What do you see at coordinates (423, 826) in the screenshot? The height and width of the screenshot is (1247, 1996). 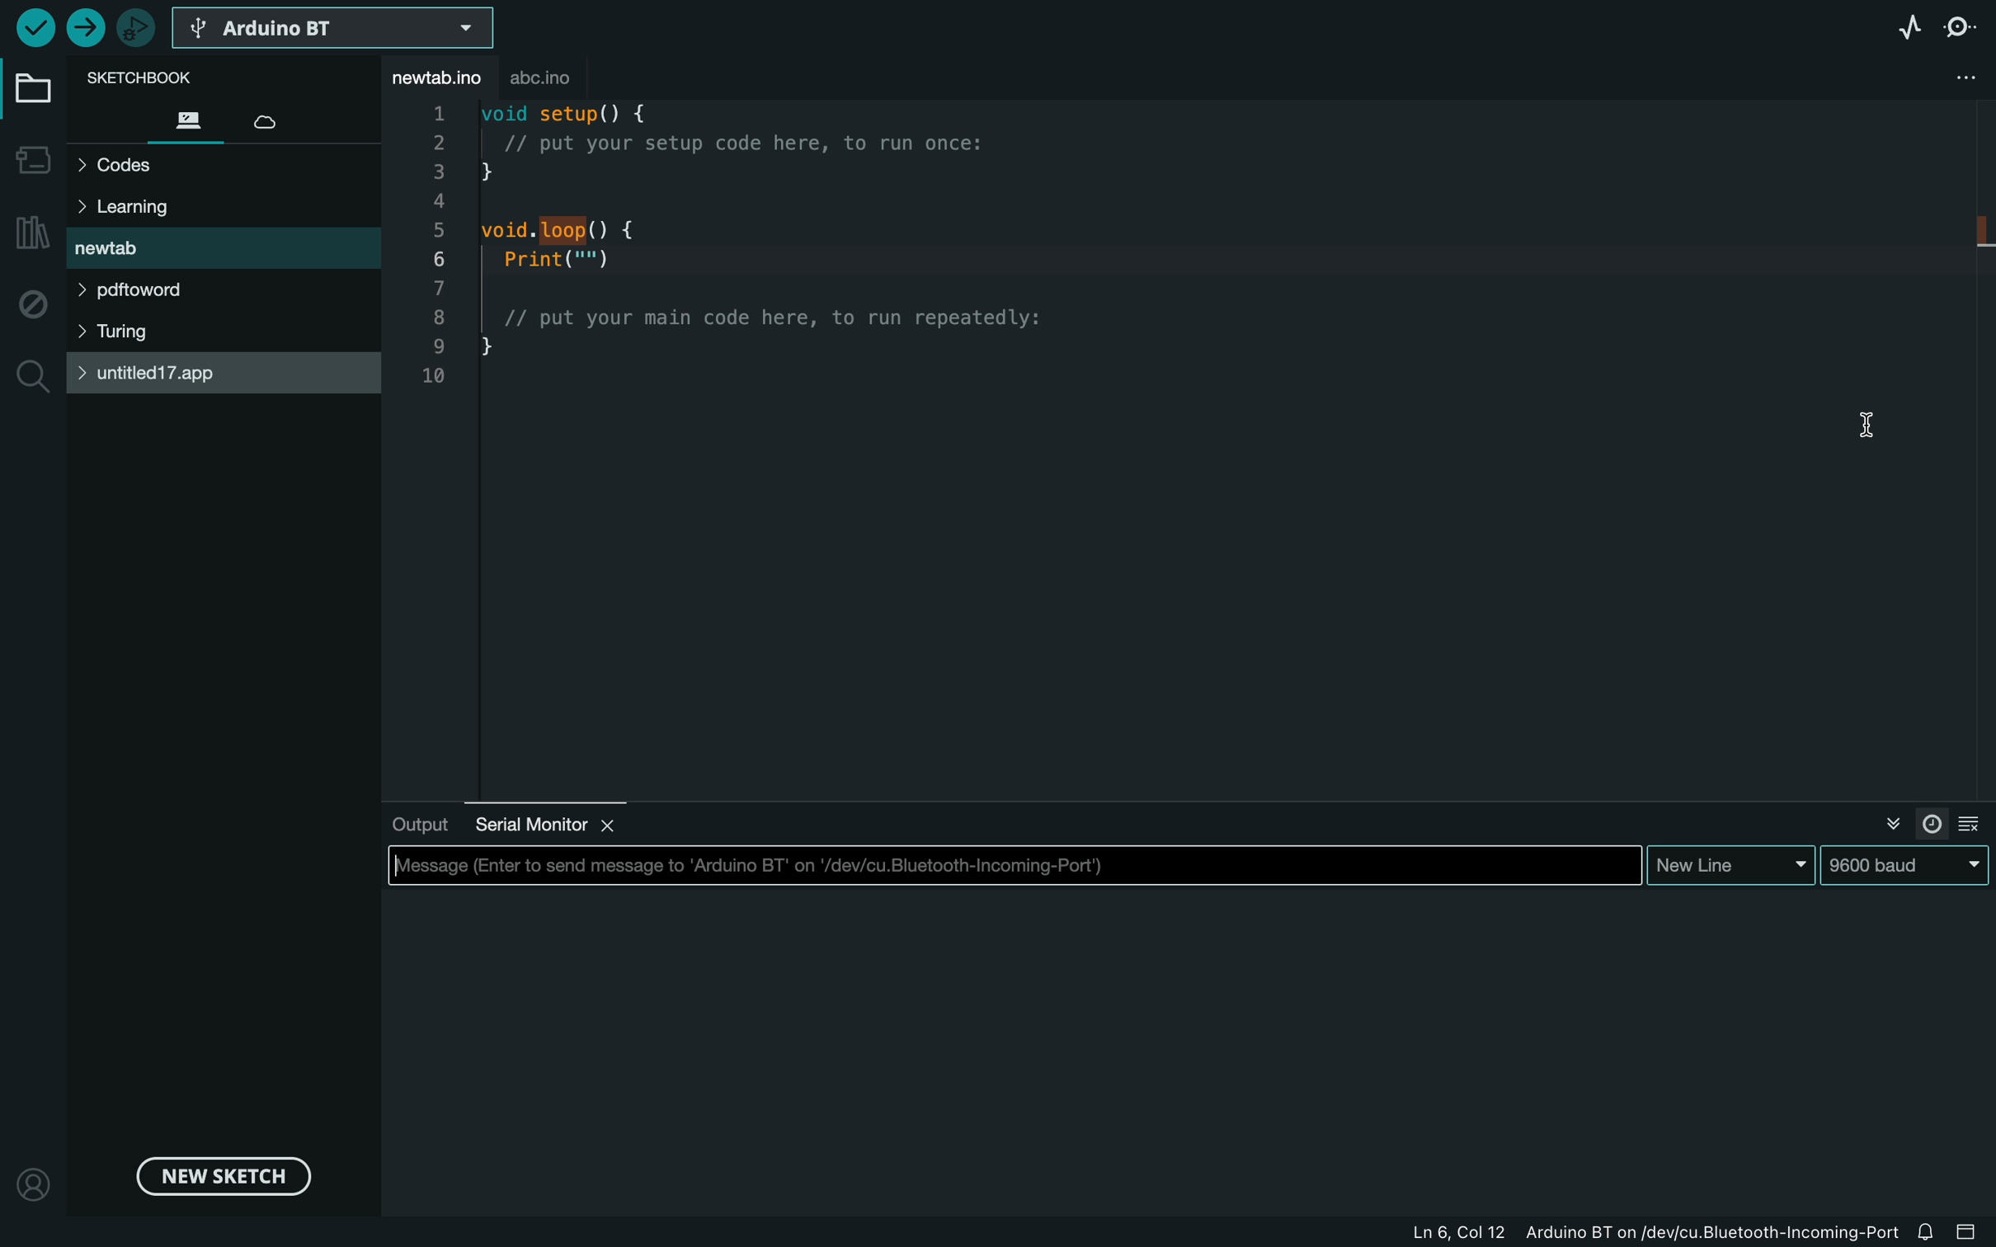 I see `output` at bounding box center [423, 826].